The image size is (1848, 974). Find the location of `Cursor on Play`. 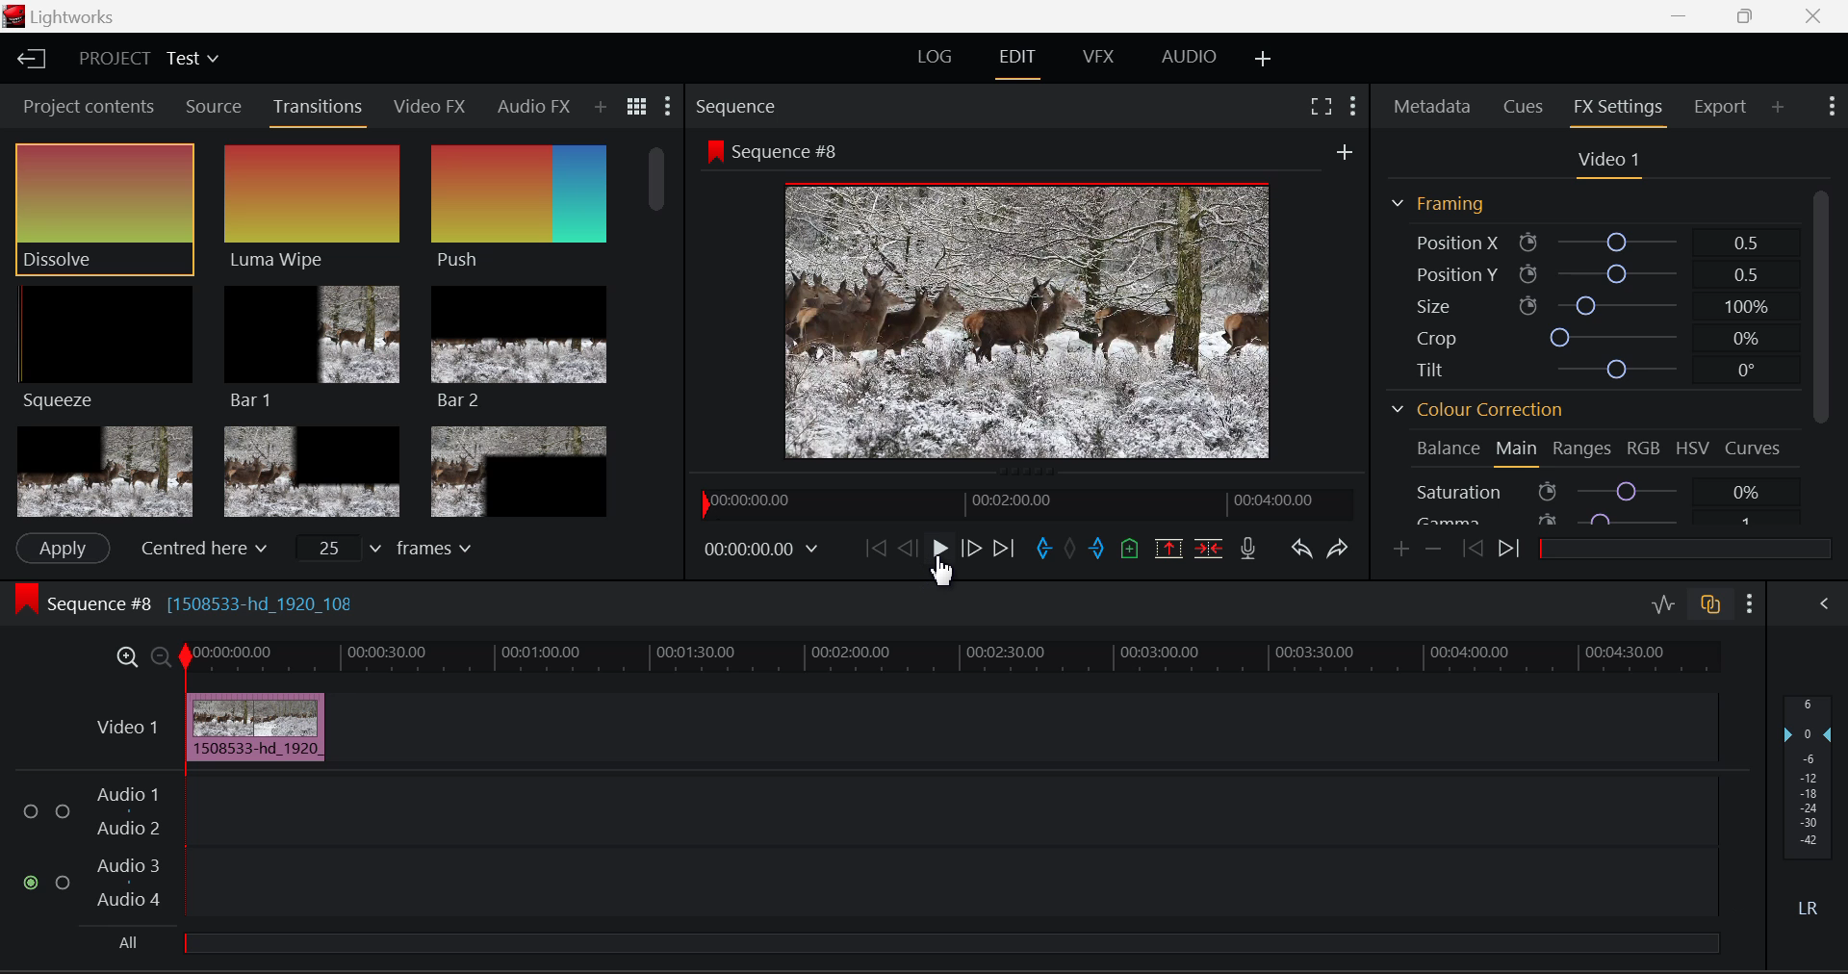

Cursor on Play is located at coordinates (939, 553).